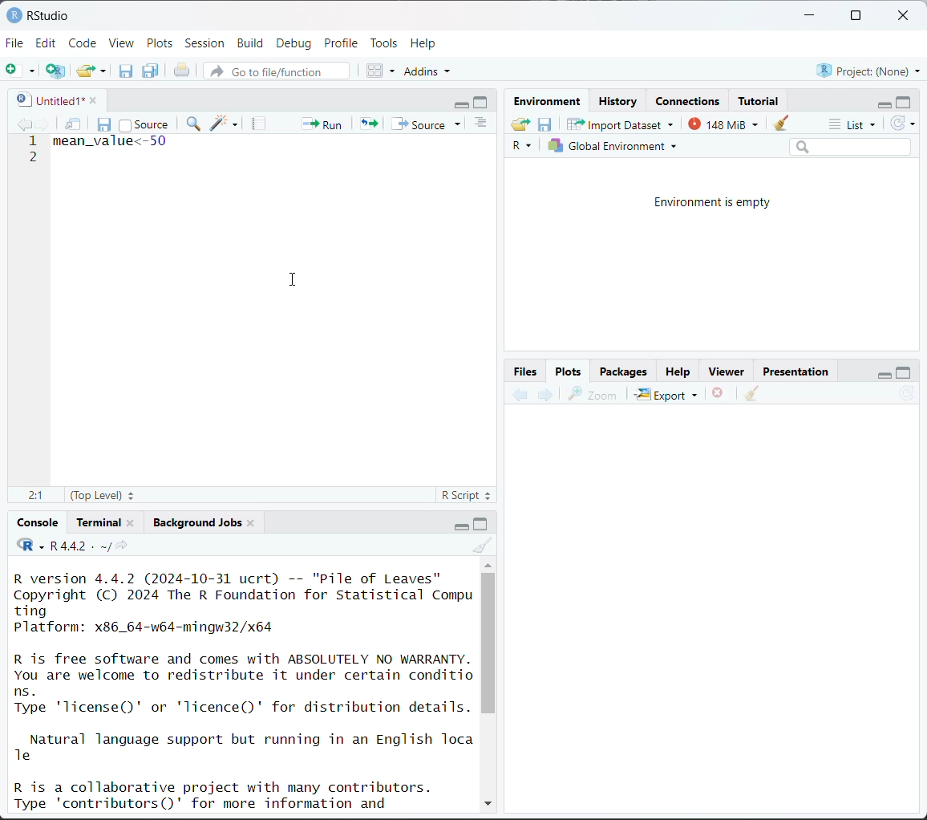  What do you see at coordinates (907, 396) in the screenshot?
I see `refresh current plot` at bounding box center [907, 396].